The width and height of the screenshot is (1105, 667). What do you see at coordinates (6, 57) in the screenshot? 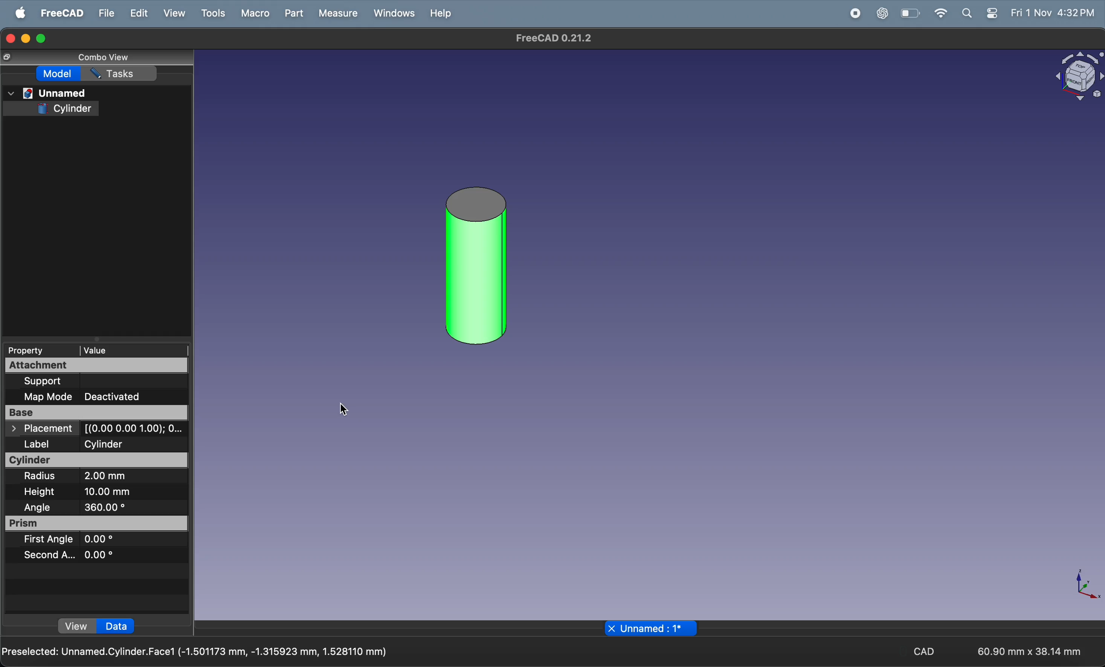
I see `copy` at bounding box center [6, 57].